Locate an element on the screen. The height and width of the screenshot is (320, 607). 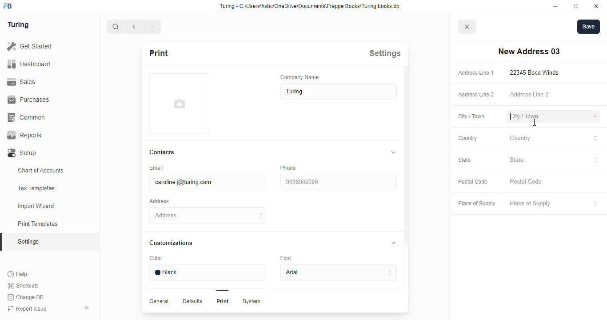
setup is located at coordinates (23, 153).